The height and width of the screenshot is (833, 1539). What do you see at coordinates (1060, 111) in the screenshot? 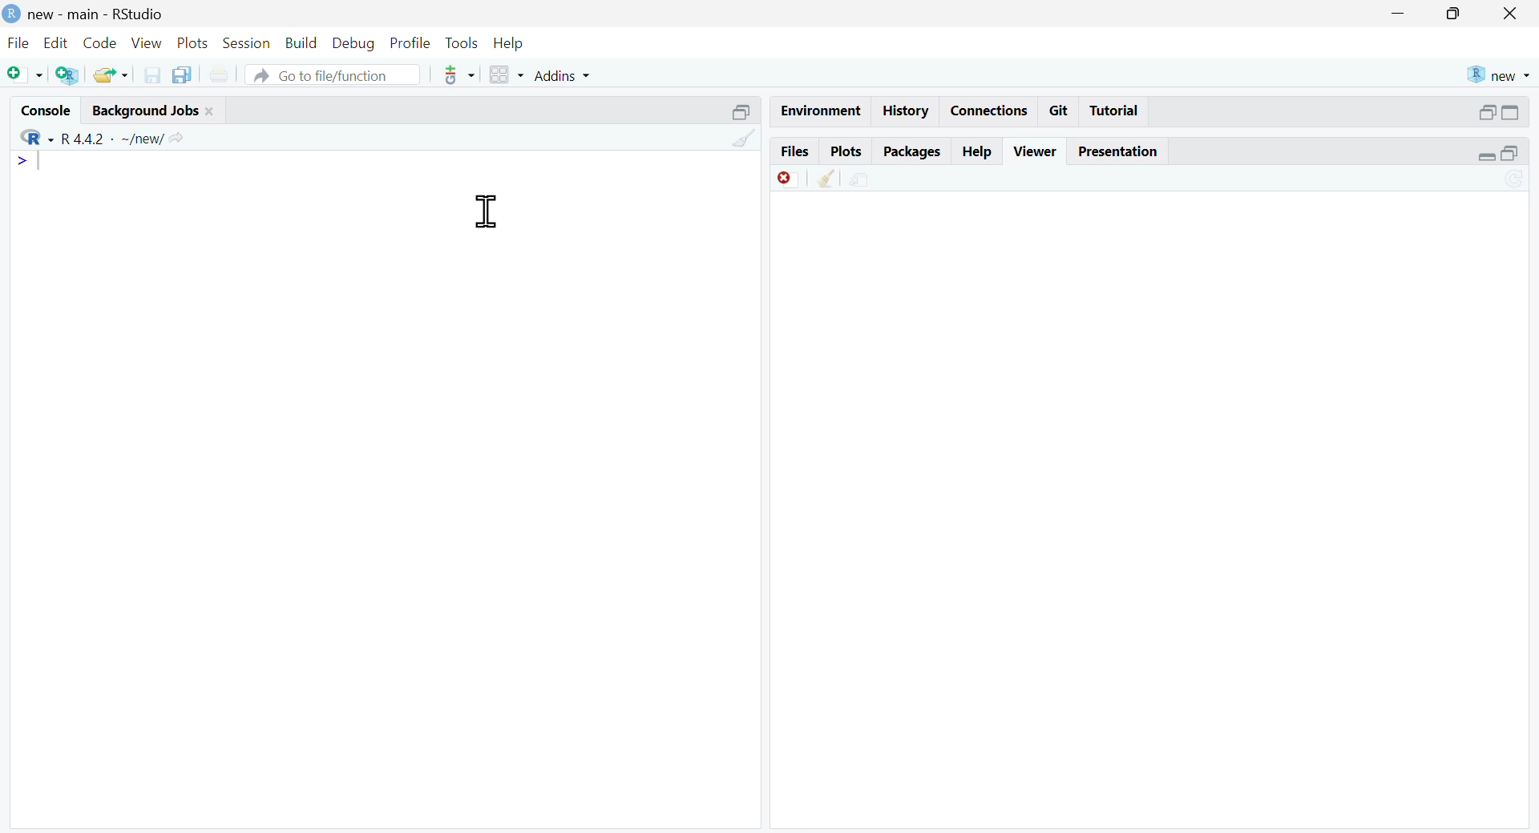
I see `git` at bounding box center [1060, 111].